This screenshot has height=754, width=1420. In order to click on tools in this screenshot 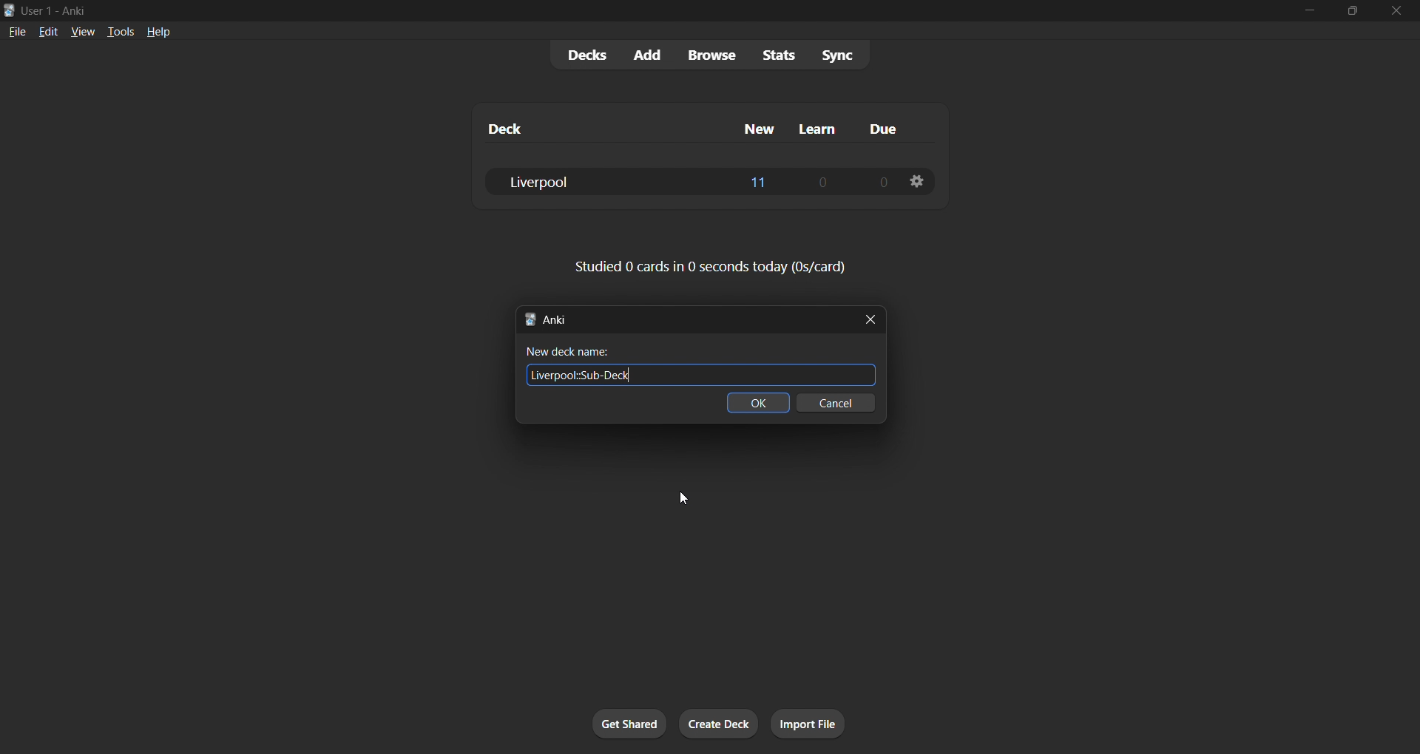, I will do `click(121, 33)`.